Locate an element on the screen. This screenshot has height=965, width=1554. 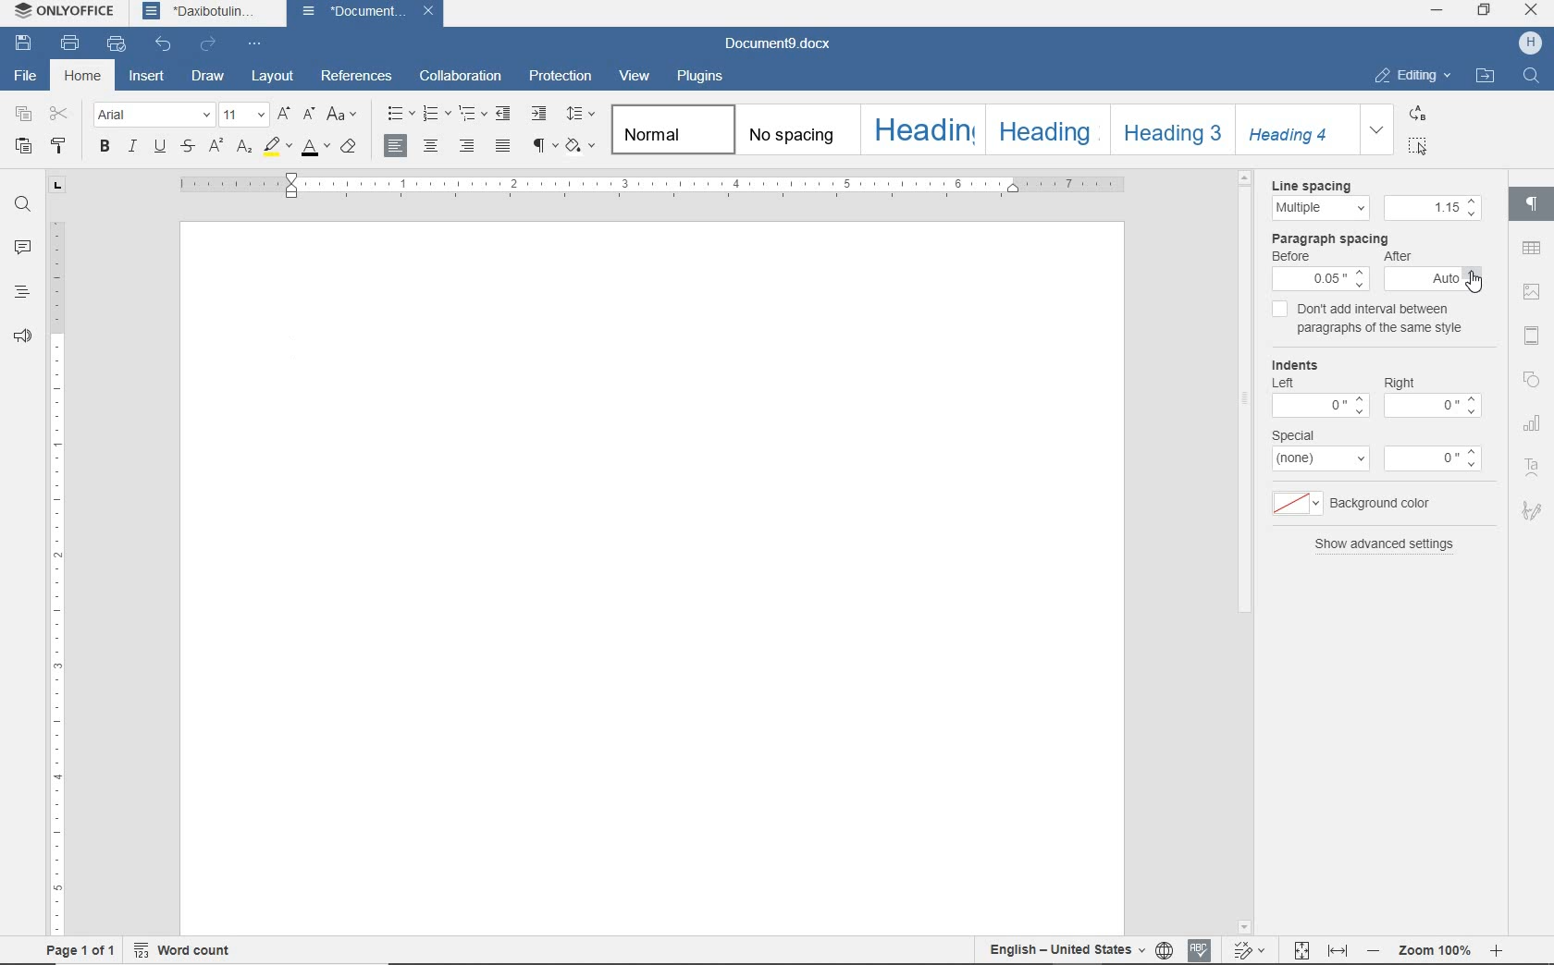
HP is located at coordinates (1529, 43).